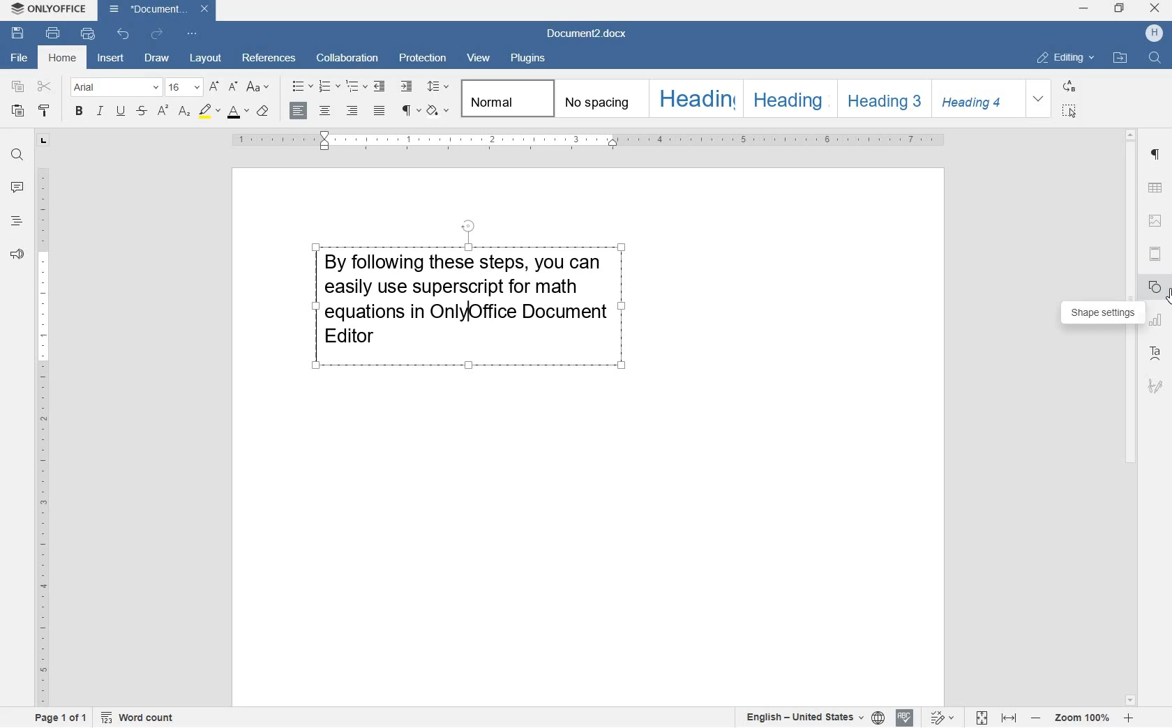 The width and height of the screenshot is (1172, 728). What do you see at coordinates (881, 98) in the screenshot?
I see `HEADING 3` at bounding box center [881, 98].